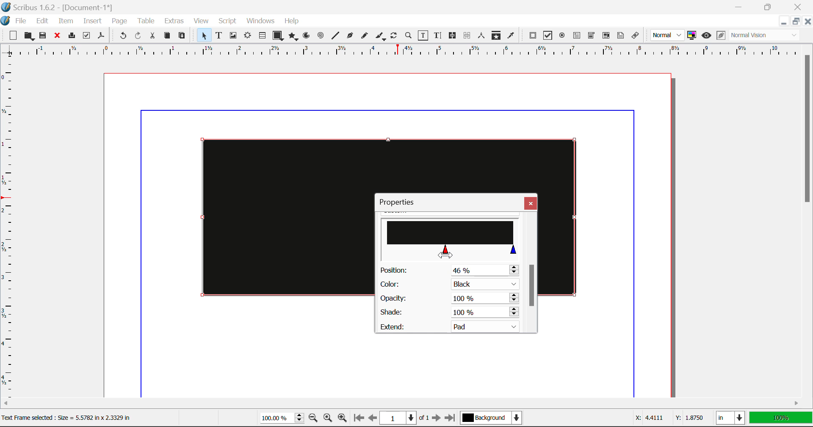 The image size is (813, 427). Describe the element at coordinates (260, 21) in the screenshot. I see `Windows` at that location.